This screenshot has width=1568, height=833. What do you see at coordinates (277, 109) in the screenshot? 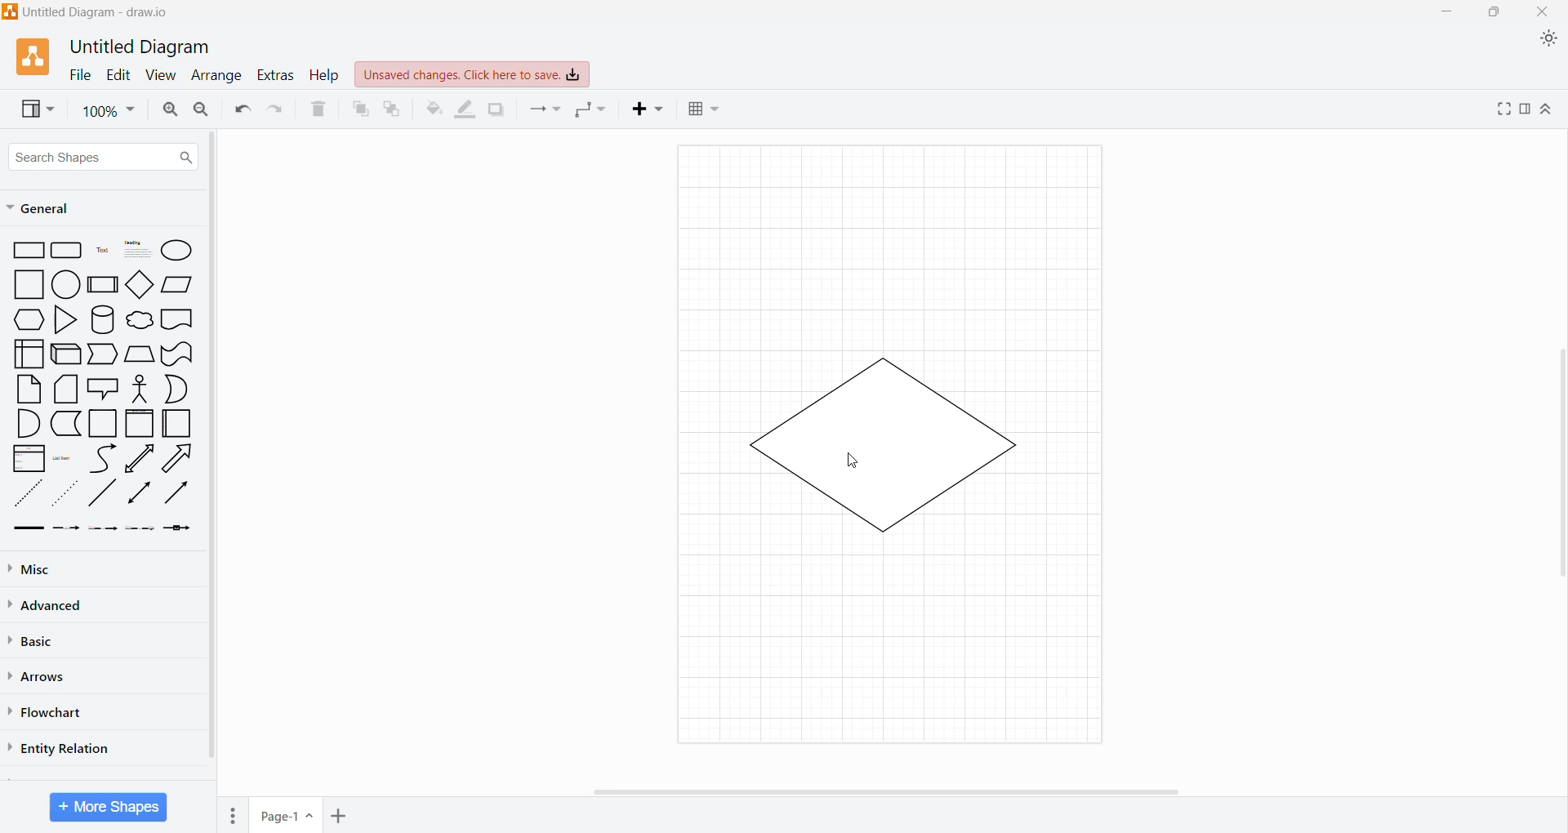
I see `Redo` at bounding box center [277, 109].